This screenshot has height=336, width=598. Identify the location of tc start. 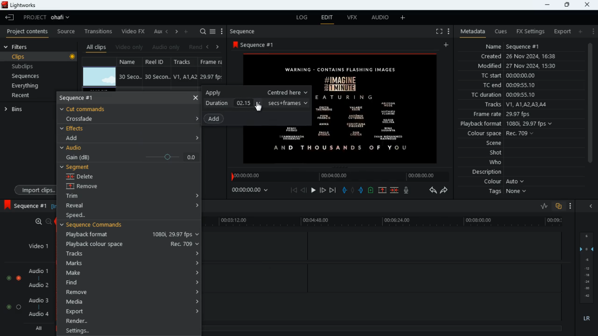
(507, 76).